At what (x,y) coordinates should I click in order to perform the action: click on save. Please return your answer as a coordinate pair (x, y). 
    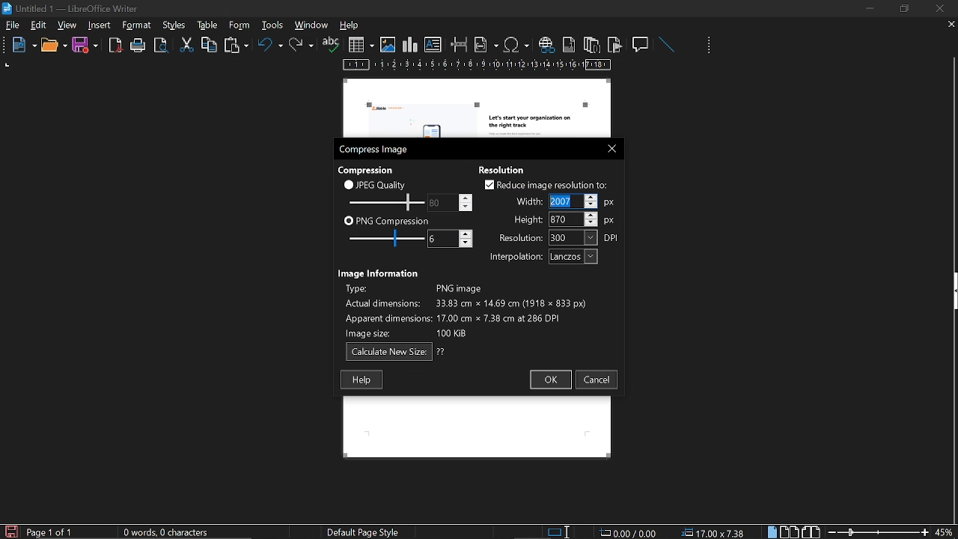
    Looking at the image, I should click on (85, 46).